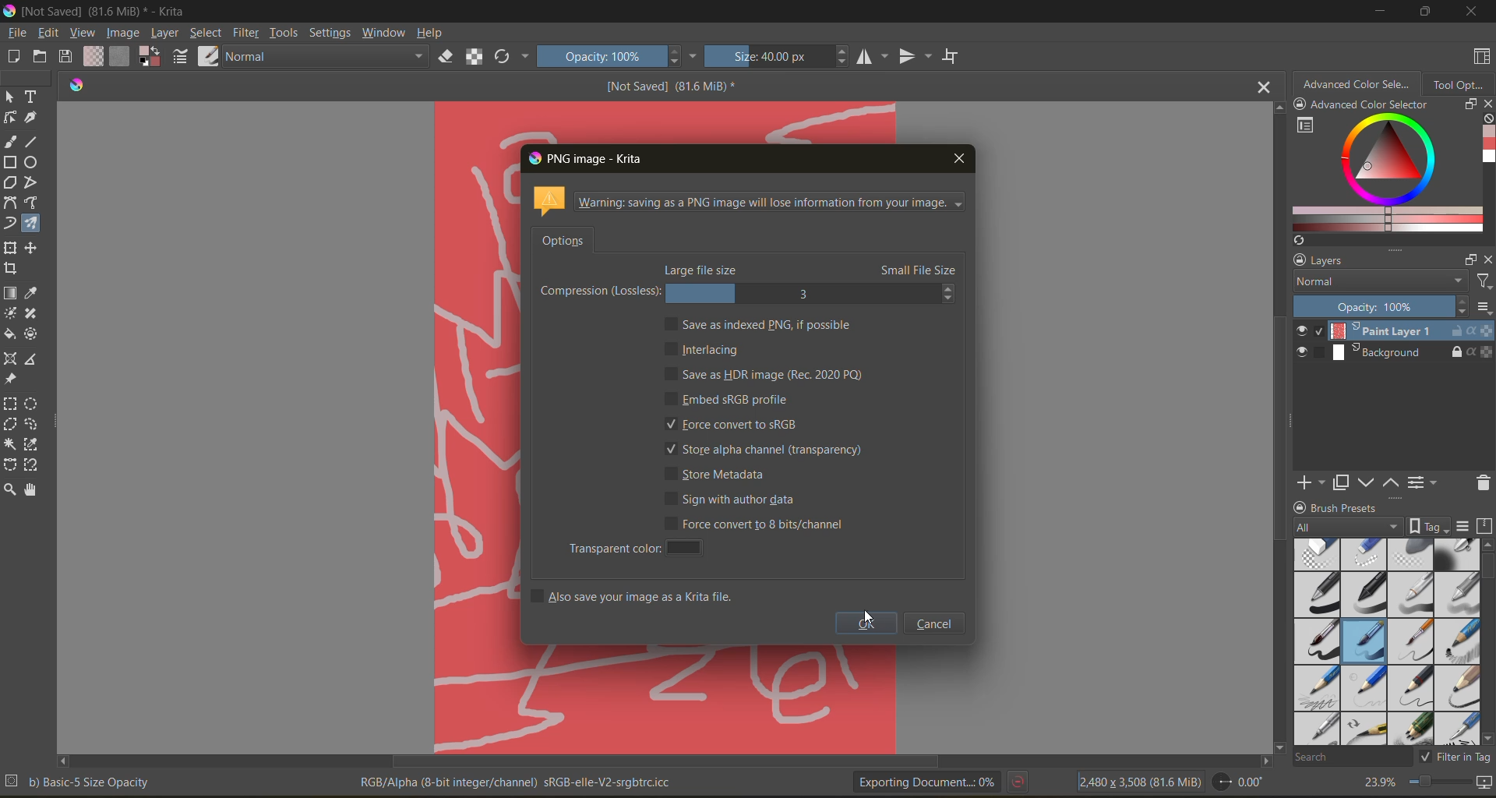 The image size is (1496, 798). What do you see at coordinates (326, 56) in the screenshot?
I see `normal` at bounding box center [326, 56].